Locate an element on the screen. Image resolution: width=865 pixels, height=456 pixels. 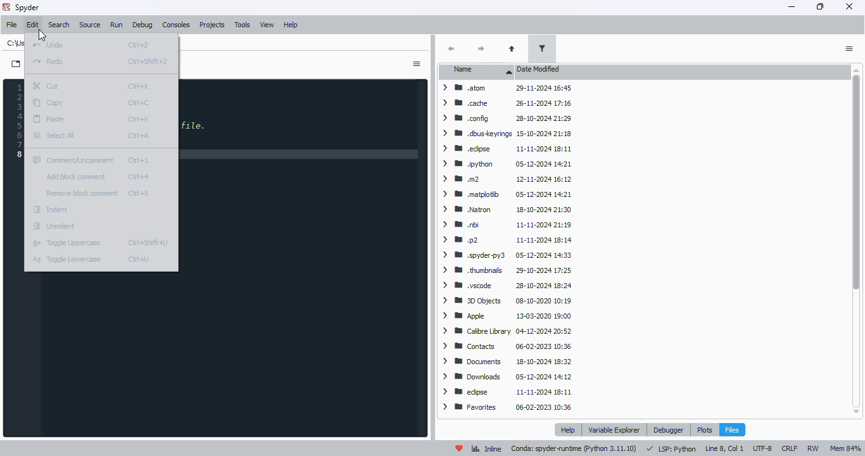
shortcut for add block comment is located at coordinates (139, 177).